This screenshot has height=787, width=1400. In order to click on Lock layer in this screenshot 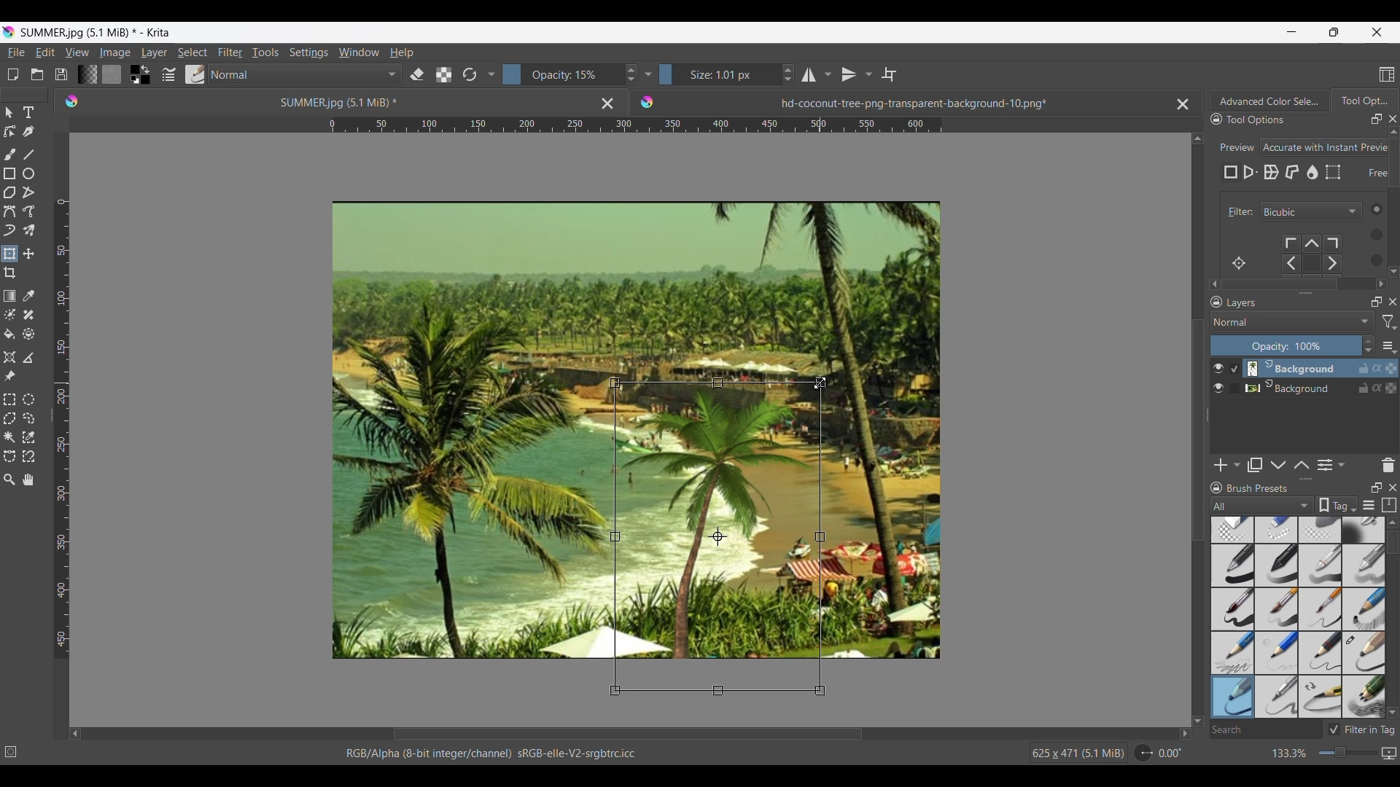, I will do `click(1364, 388)`.